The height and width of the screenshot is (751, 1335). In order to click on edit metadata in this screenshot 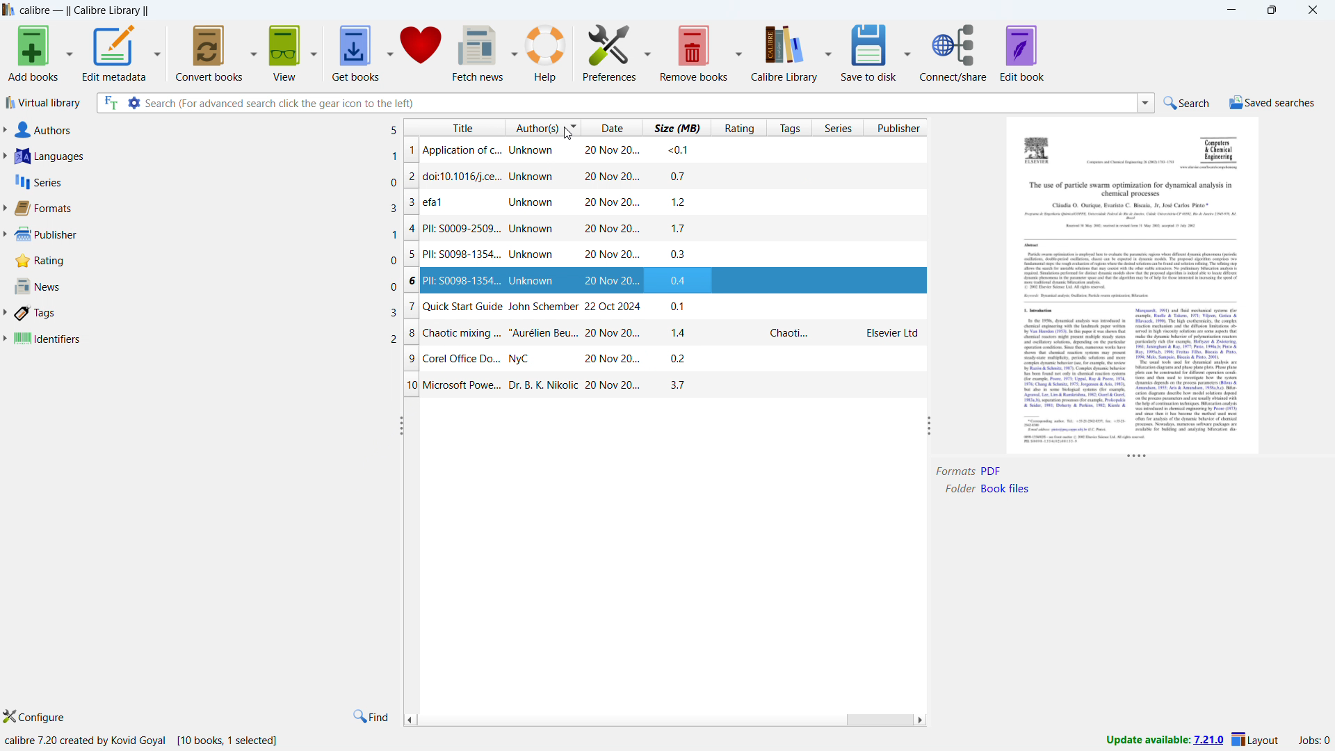, I will do `click(114, 54)`.